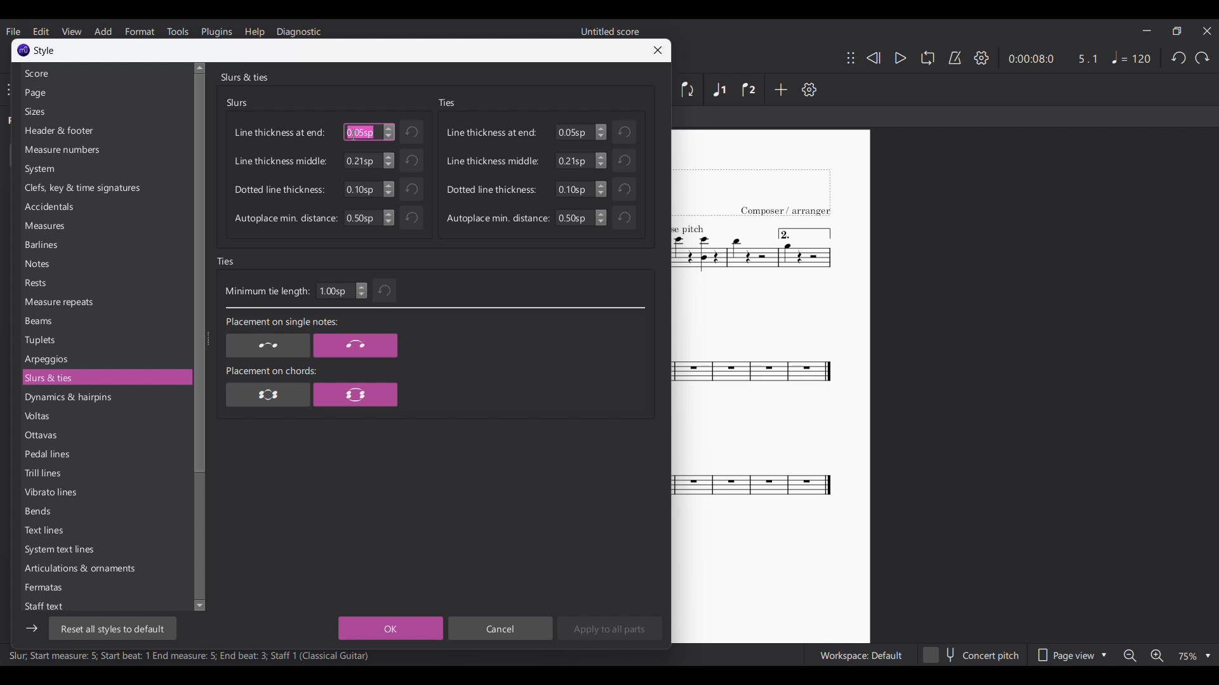  Describe the element at coordinates (955, 58) in the screenshot. I see `Metronome` at that location.